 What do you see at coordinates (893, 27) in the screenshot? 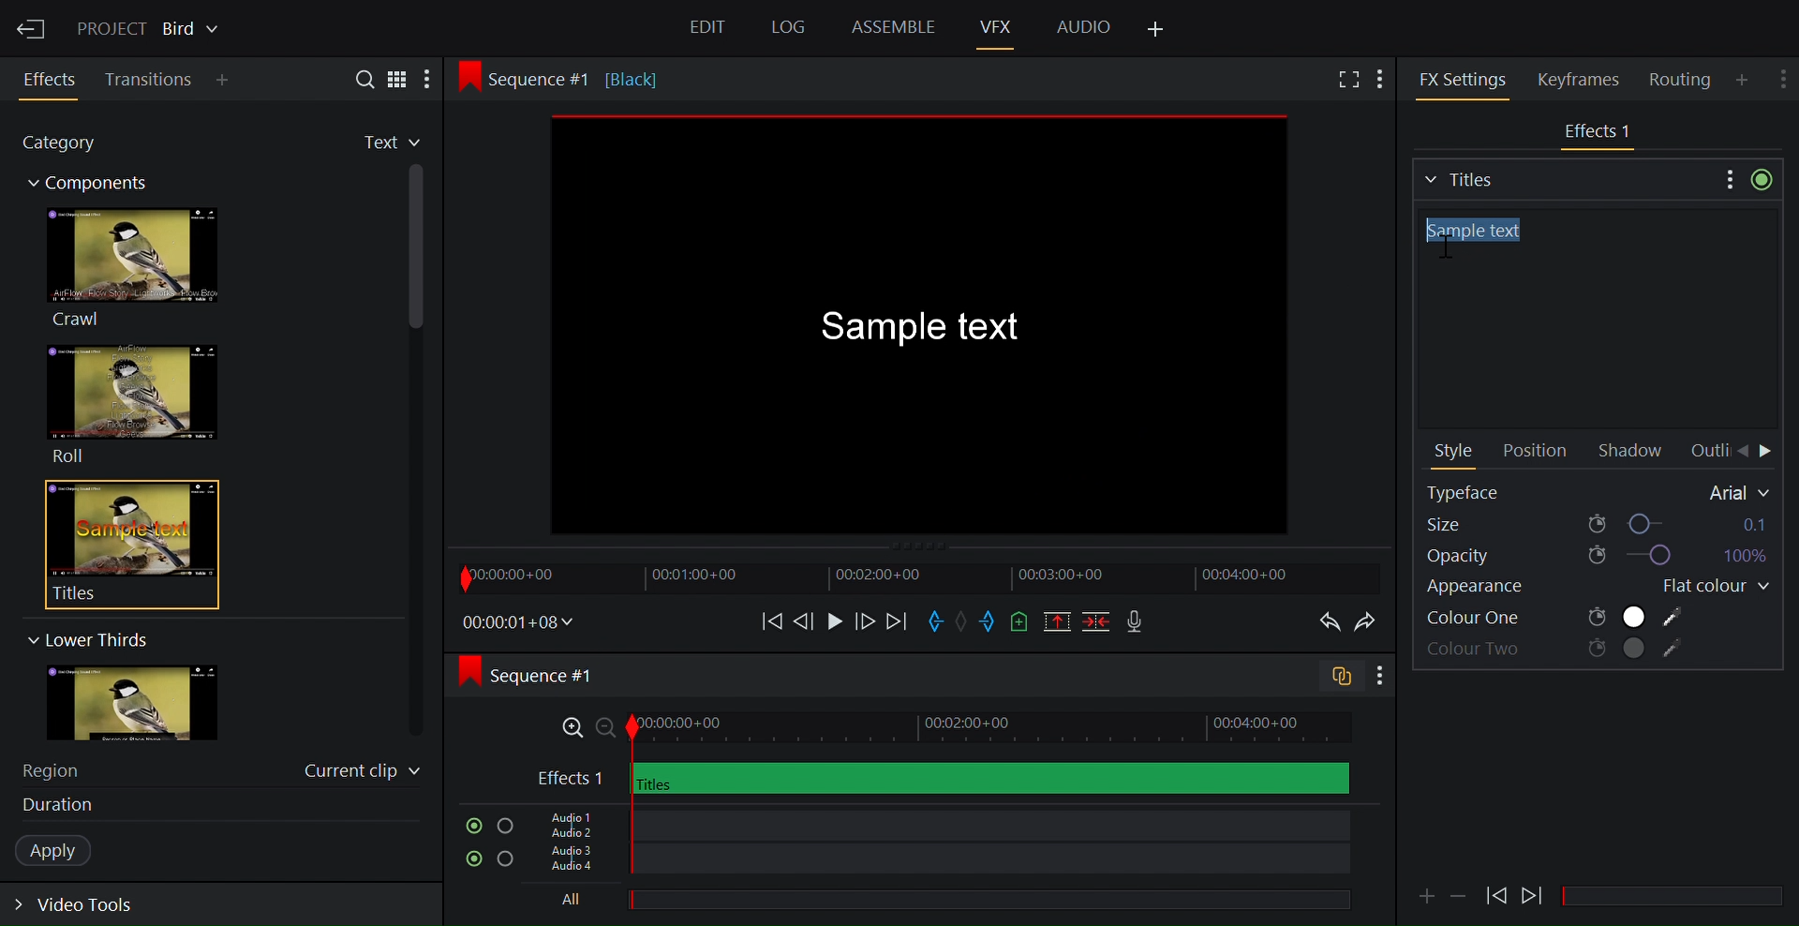
I see `Assemble` at bounding box center [893, 27].